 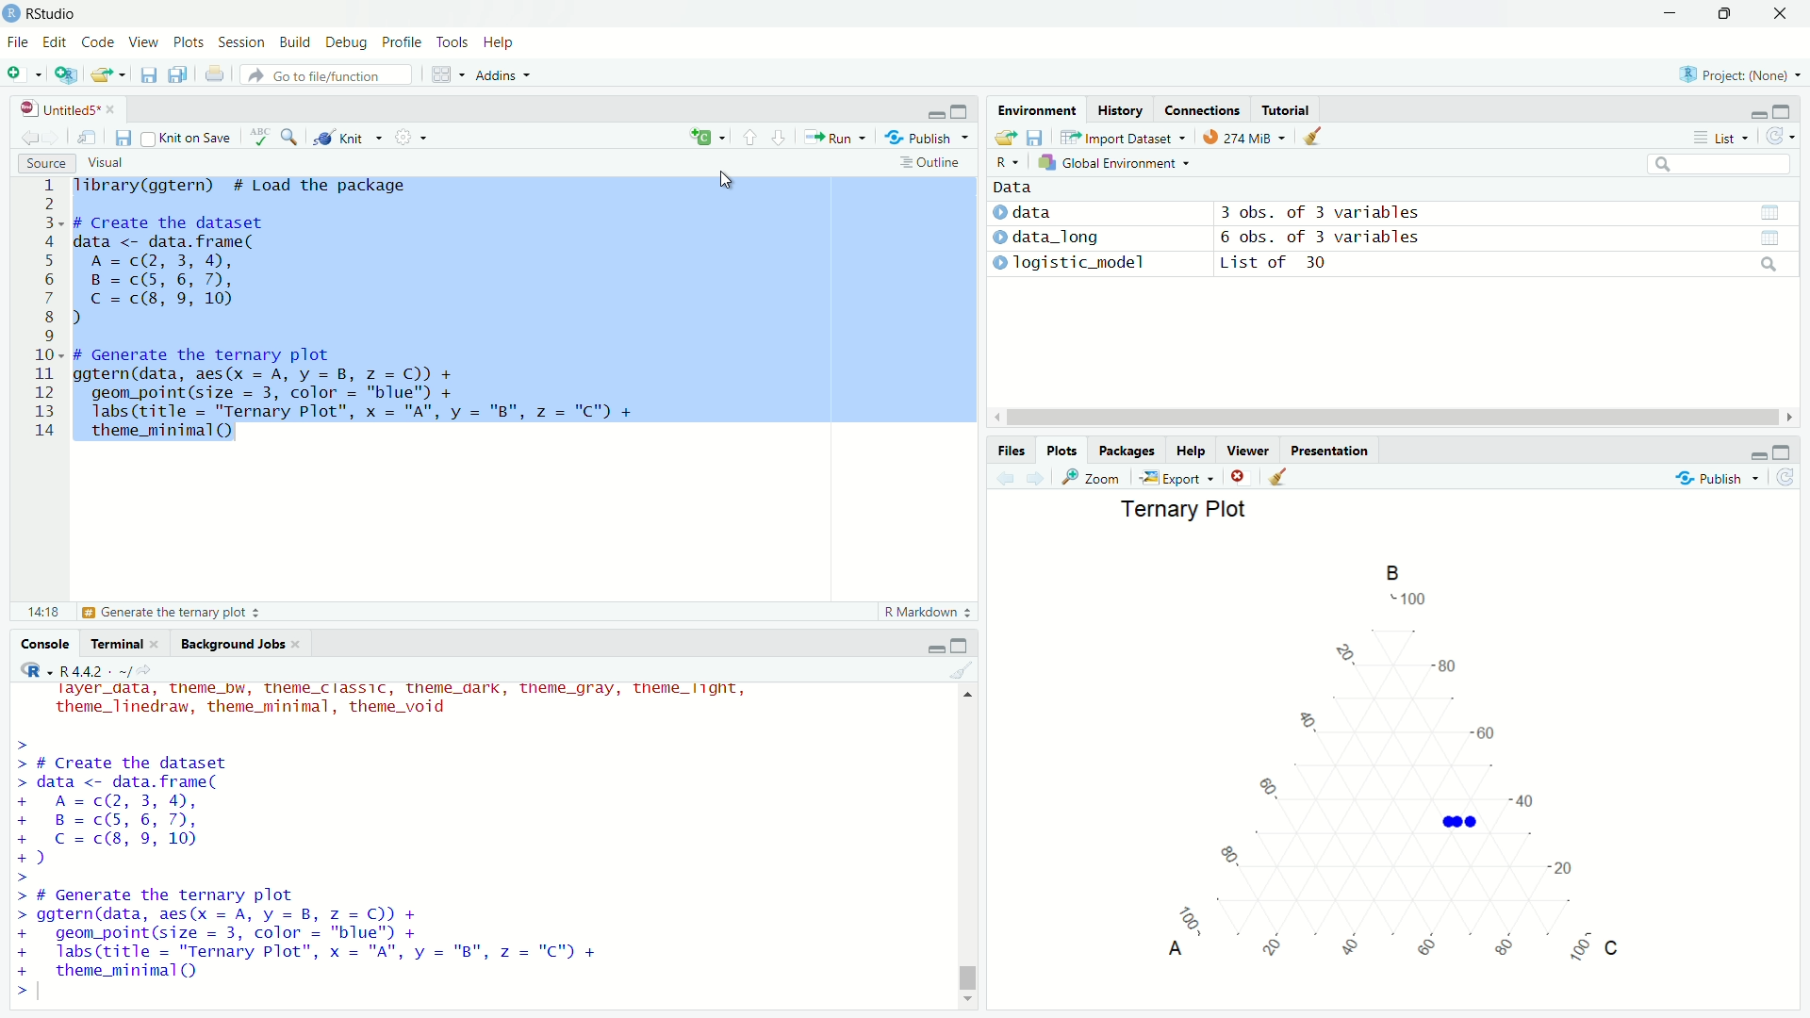 What do you see at coordinates (841, 138) in the screenshot?
I see `“+ Run` at bounding box center [841, 138].